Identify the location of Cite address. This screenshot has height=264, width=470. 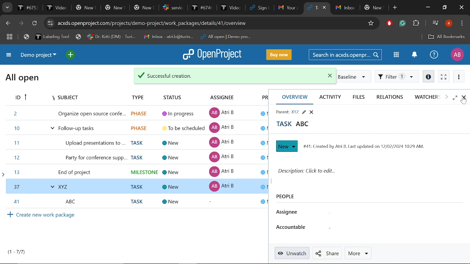
(170, 24).